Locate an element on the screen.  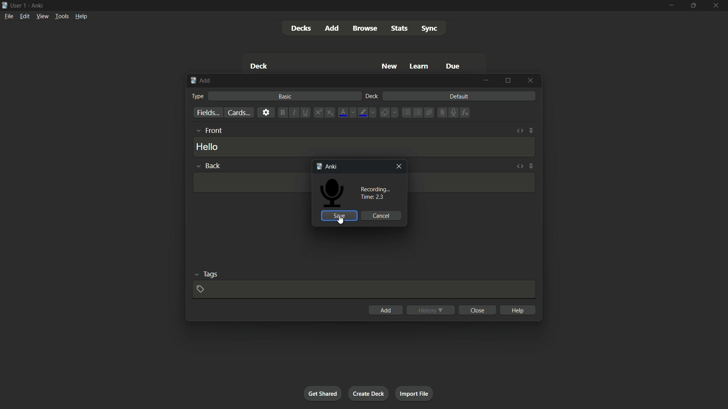
app name is located at coordinates (39, 5).